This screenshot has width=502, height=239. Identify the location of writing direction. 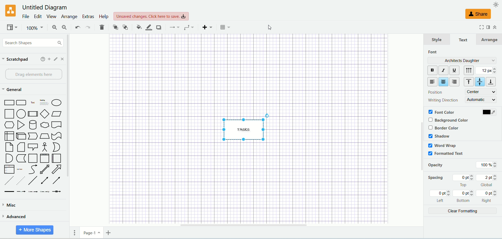
(443, 99).